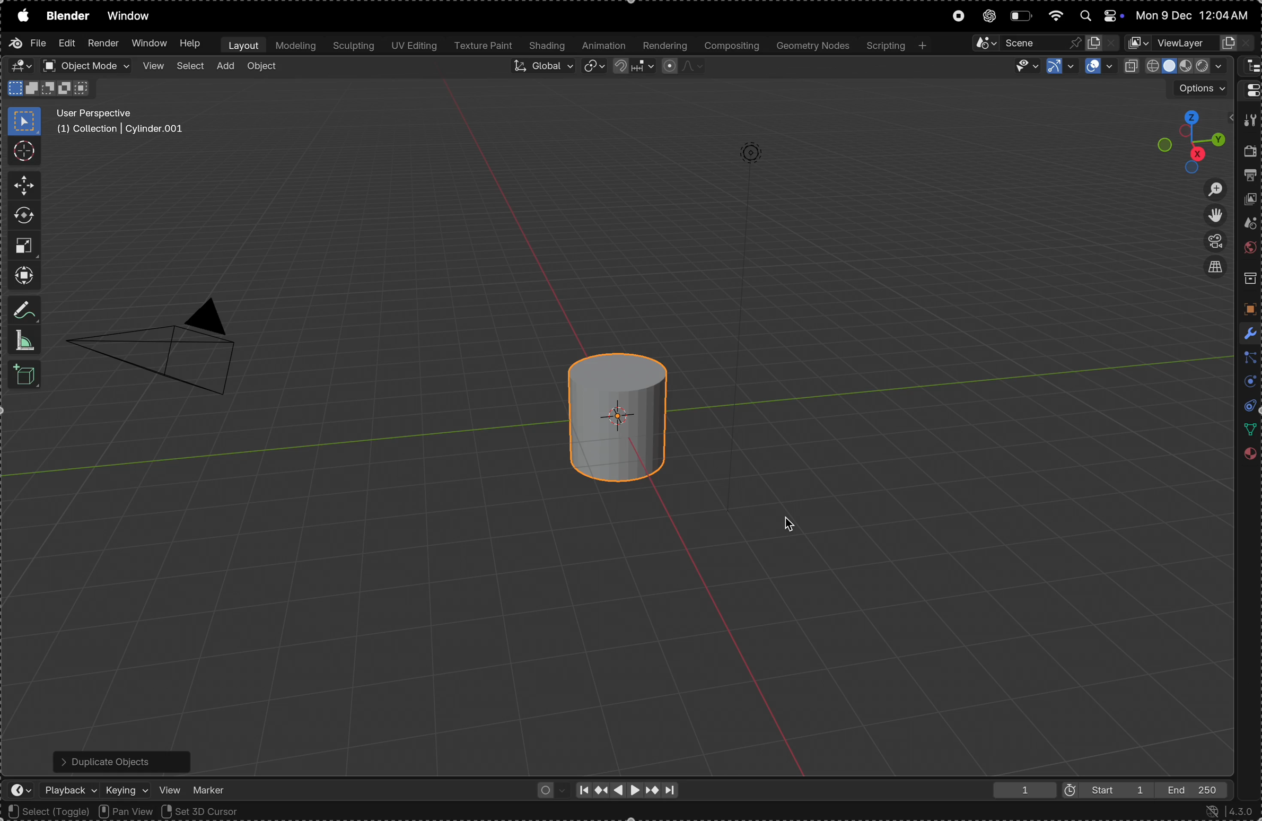 The width and height of the screenshot is (1262, 821). Describe the element at coordinates (103, 43) in the screenshot. I see `render` at that location.